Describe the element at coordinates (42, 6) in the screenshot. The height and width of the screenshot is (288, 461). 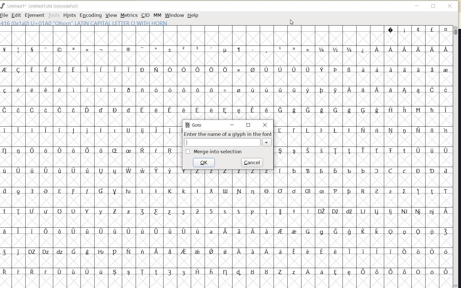
I see `FONT NAME` at that location.